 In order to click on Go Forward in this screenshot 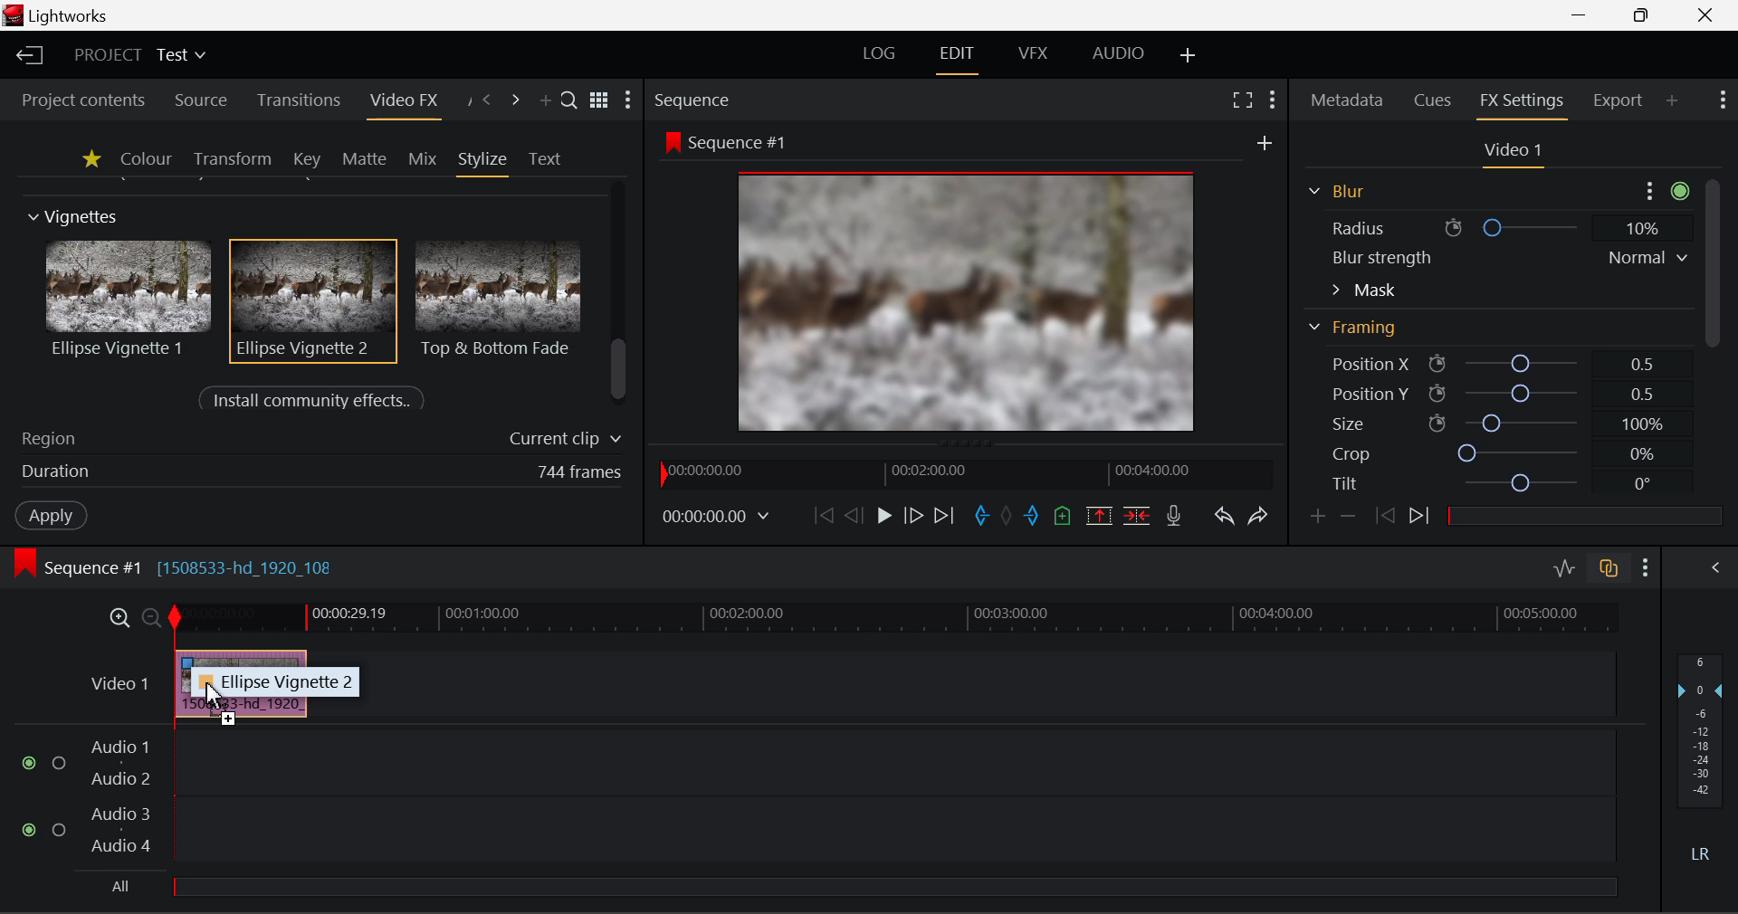, I will do `click(913, 516)`.